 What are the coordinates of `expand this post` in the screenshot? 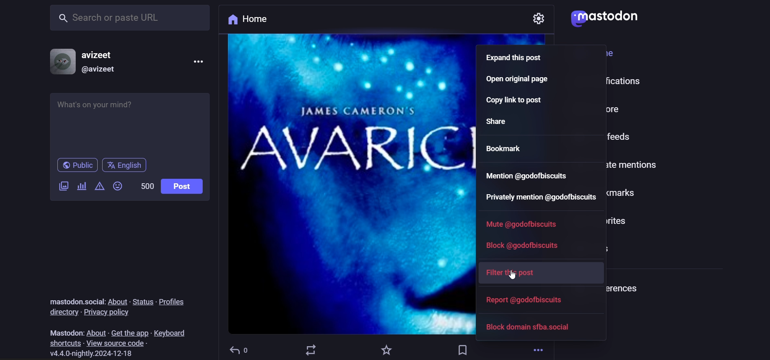 It's located at (515, 58).